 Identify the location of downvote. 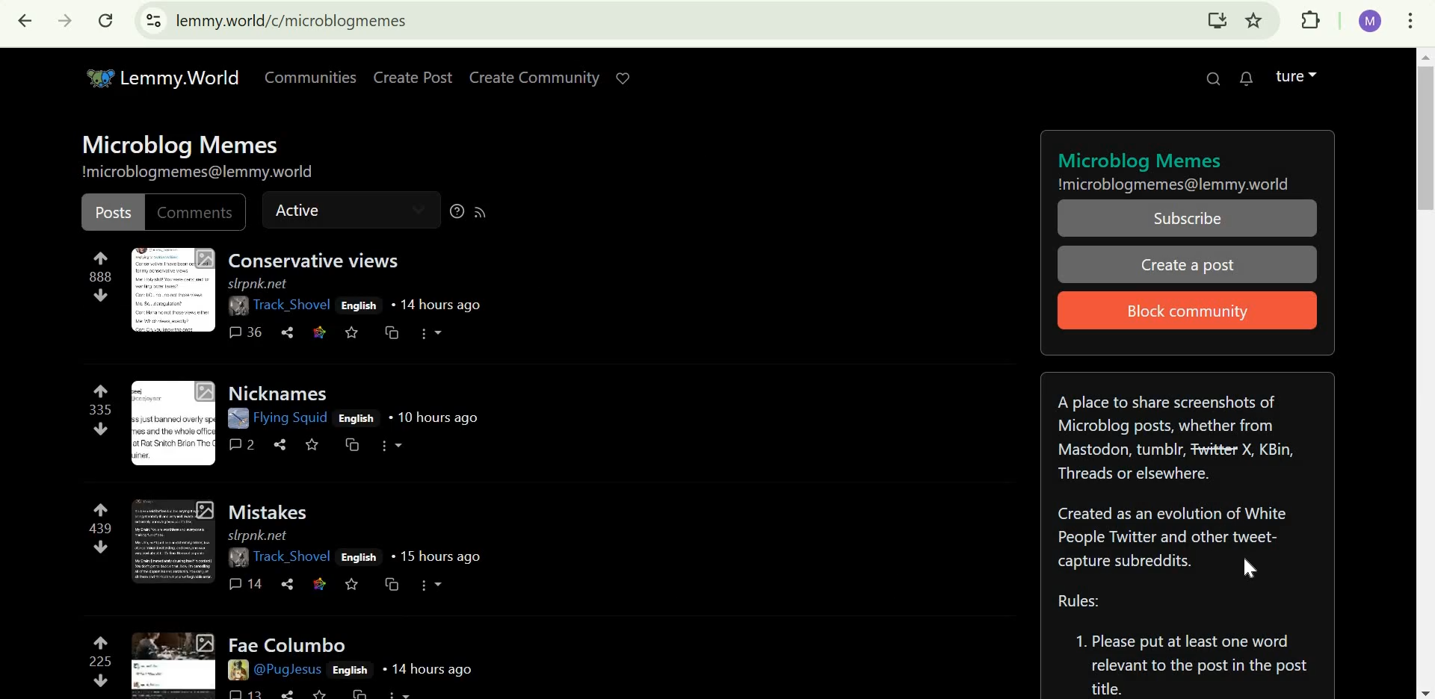
(102, 679).